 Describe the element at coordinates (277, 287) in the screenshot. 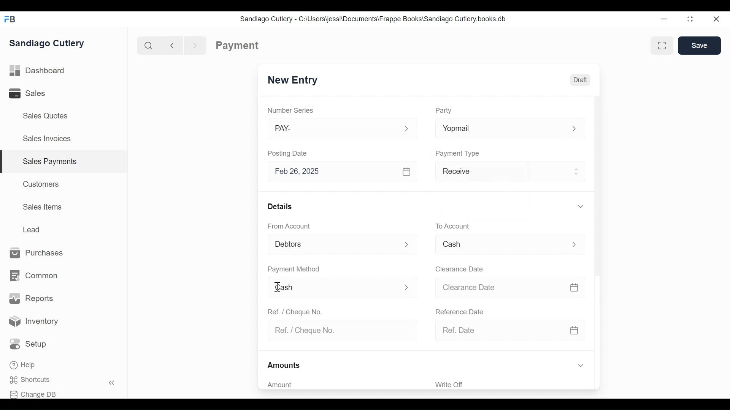

I see `cursor` at that location.